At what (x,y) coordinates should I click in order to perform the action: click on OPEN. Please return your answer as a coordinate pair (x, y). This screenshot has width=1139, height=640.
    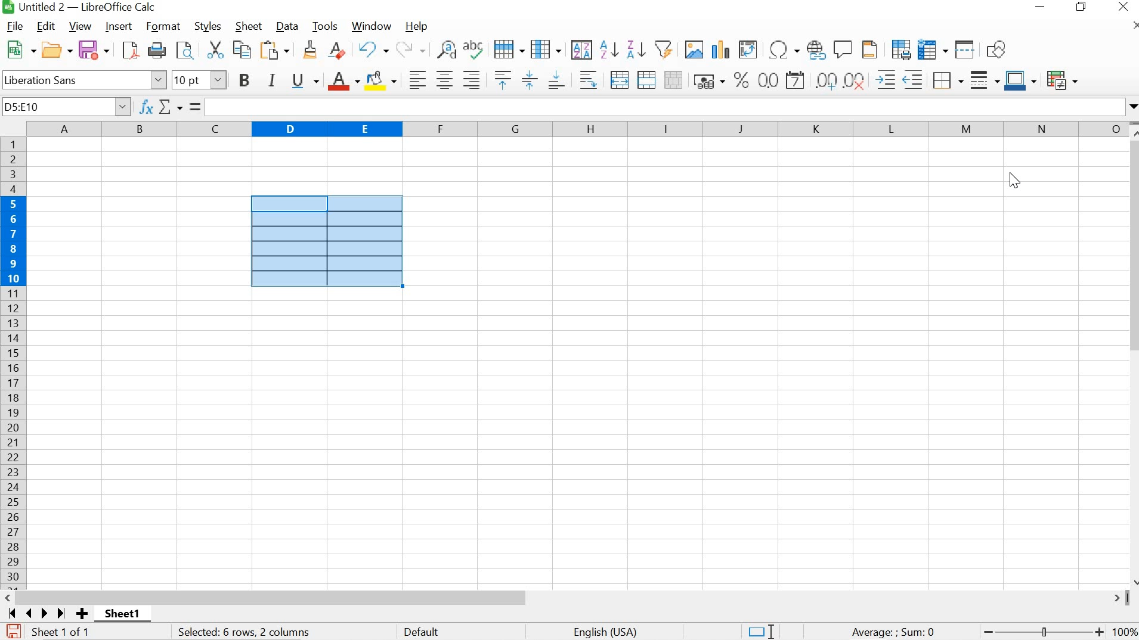
    Looking at the image, I should click on (56, 50).